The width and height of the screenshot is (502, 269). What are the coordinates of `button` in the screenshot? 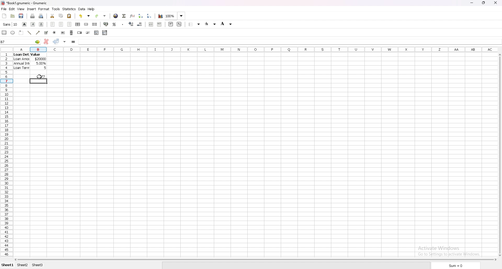 It's located at (62, 32).